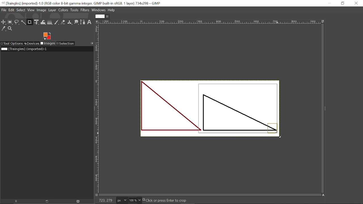 This screenshot has height=204, width=363. Describe the element at coordinates (324, 195) in the screenshot. I see `Navigate the image display` at that location.